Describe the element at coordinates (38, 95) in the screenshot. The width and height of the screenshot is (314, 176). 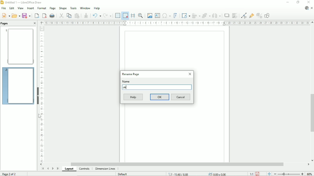
I see `Hide` at that location.